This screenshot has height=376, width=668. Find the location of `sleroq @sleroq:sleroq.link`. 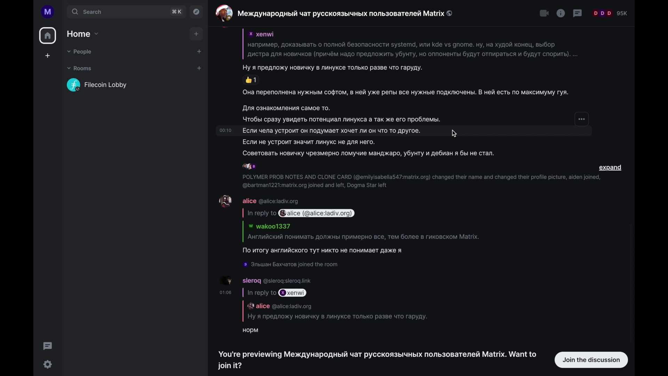

sleroq @sleroq:sleroq.link is located at coordinates (277, 281).